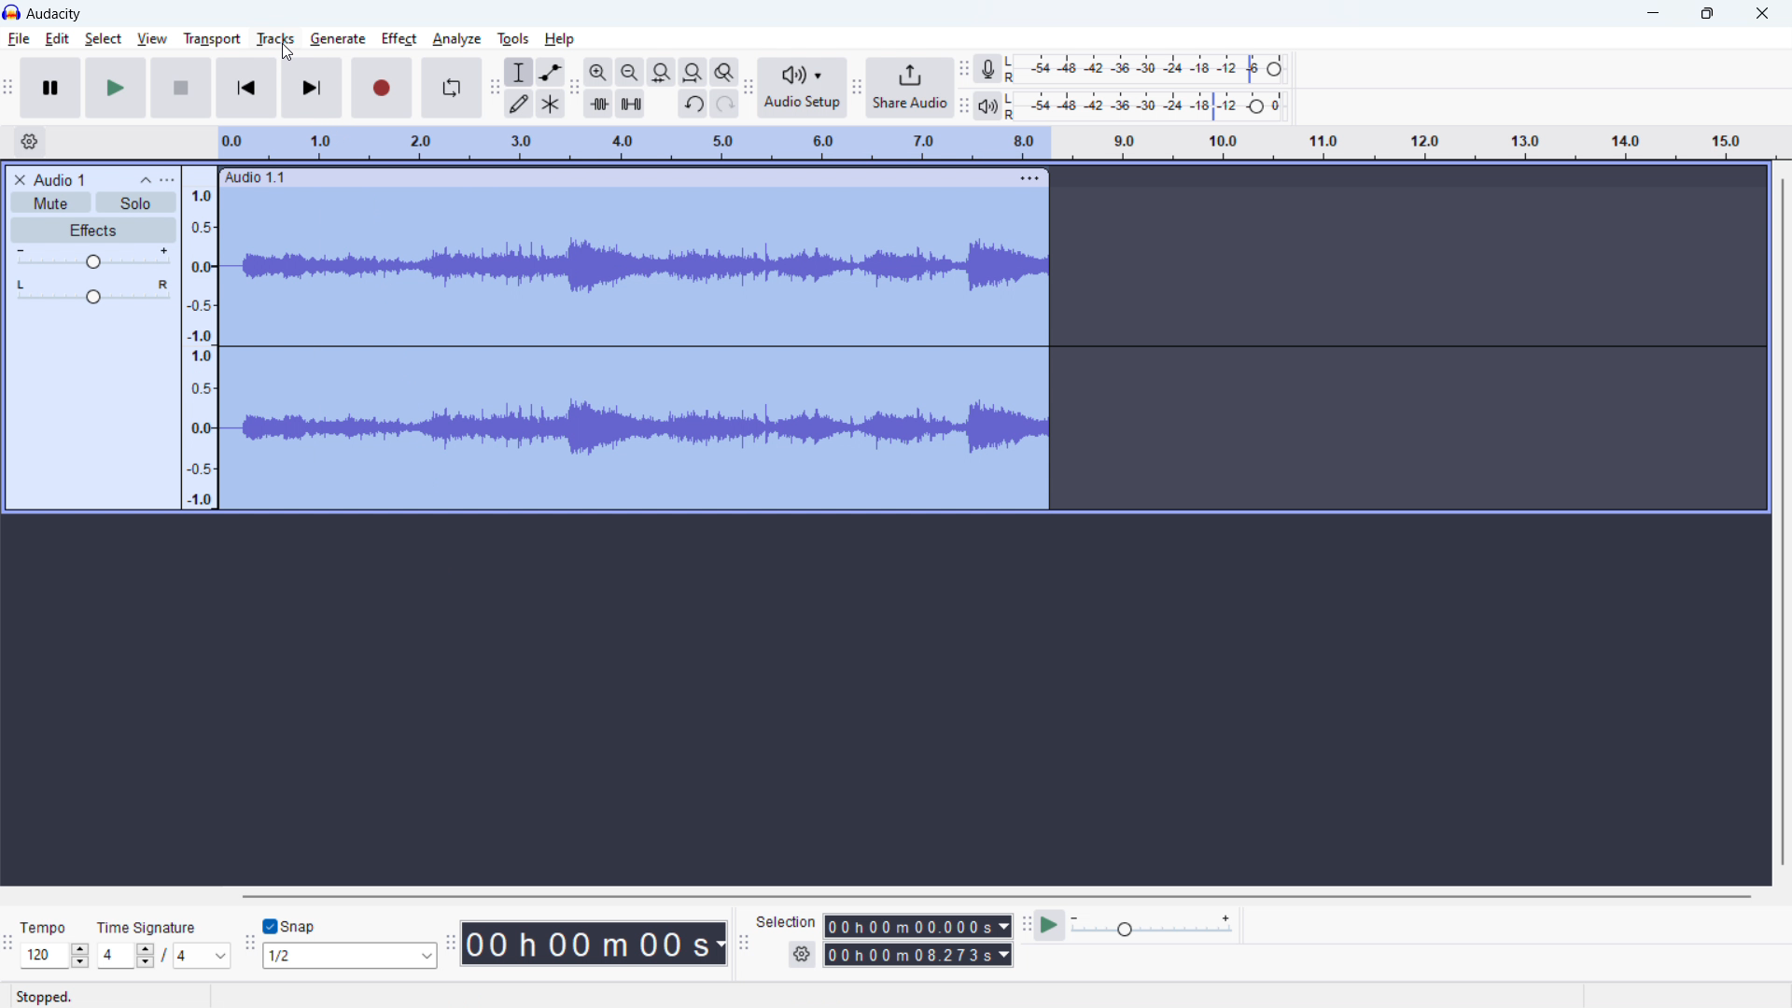 This screenshot has width=1792, height=1008. I want to click on transport toolbar, so click(8, 89).